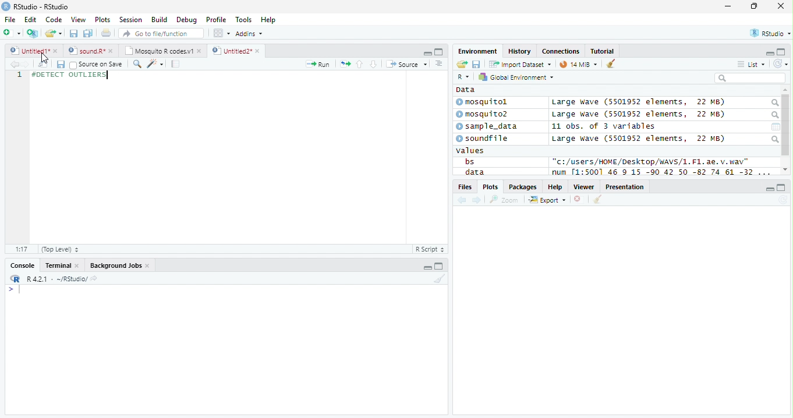 The width and height of the screenshot is (793, 418). What do you see at coordinates (103, 20) in the screenshot?
I see `Plots` at bounding box center [103, 20].